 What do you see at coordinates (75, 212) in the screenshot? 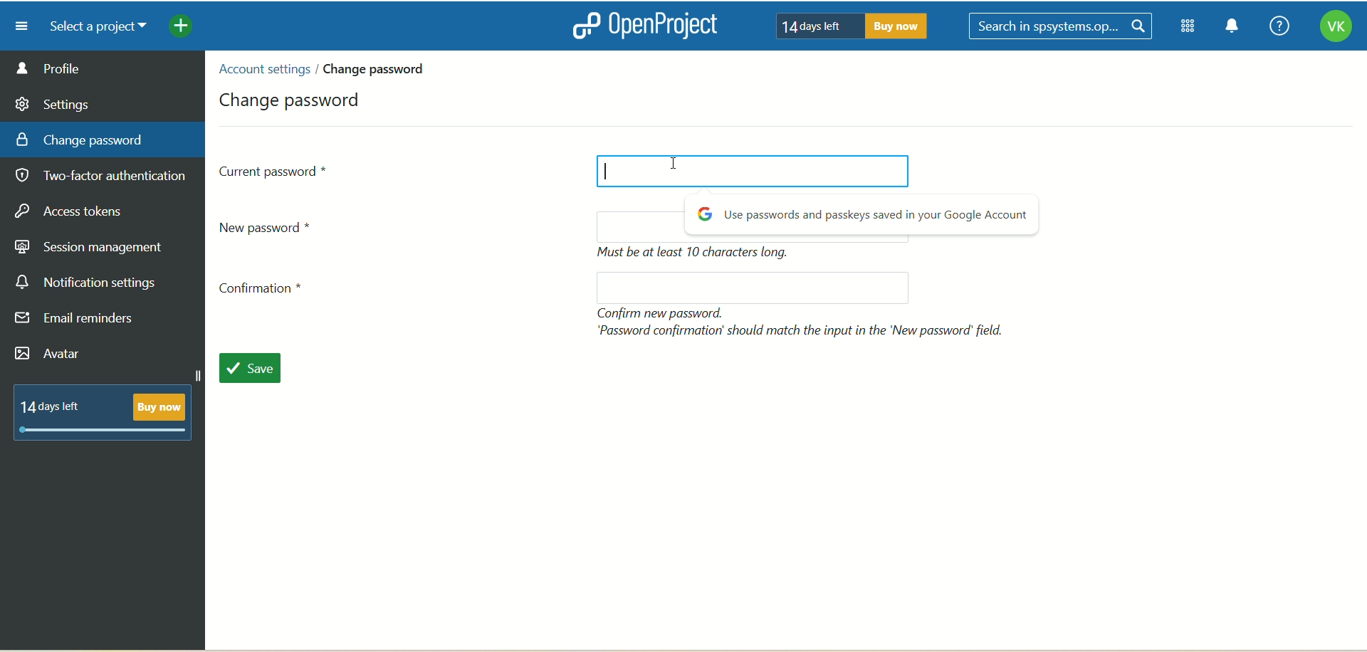
I see `access takers` at bounding box center [75, 212].